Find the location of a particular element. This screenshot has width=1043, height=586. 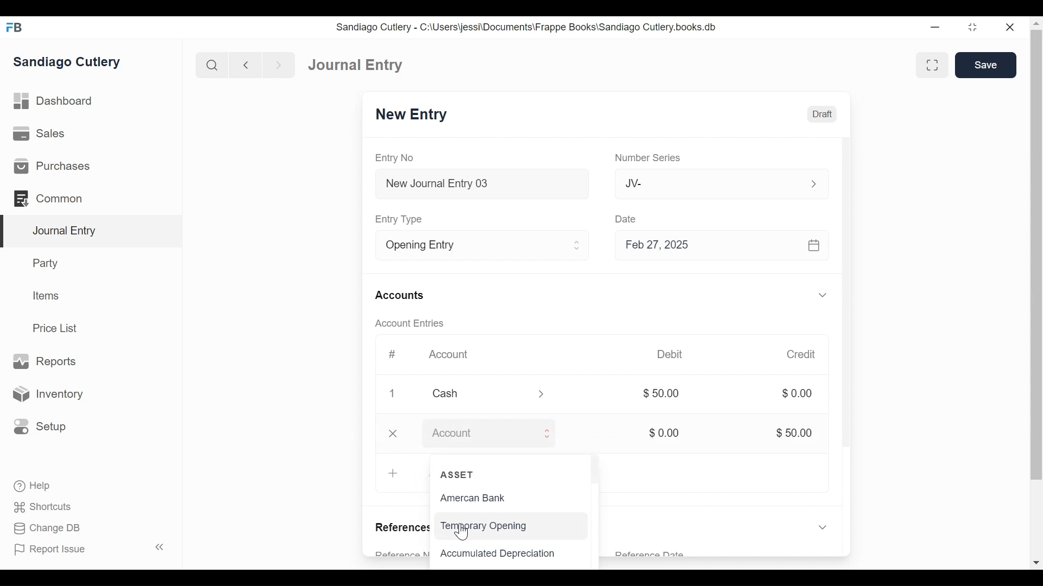

Sandiago Cutlery - C:\Users\jessi\Documents\Frappe Books\Sandiago Cutlery.books.db is located at coordinates (526, 28).